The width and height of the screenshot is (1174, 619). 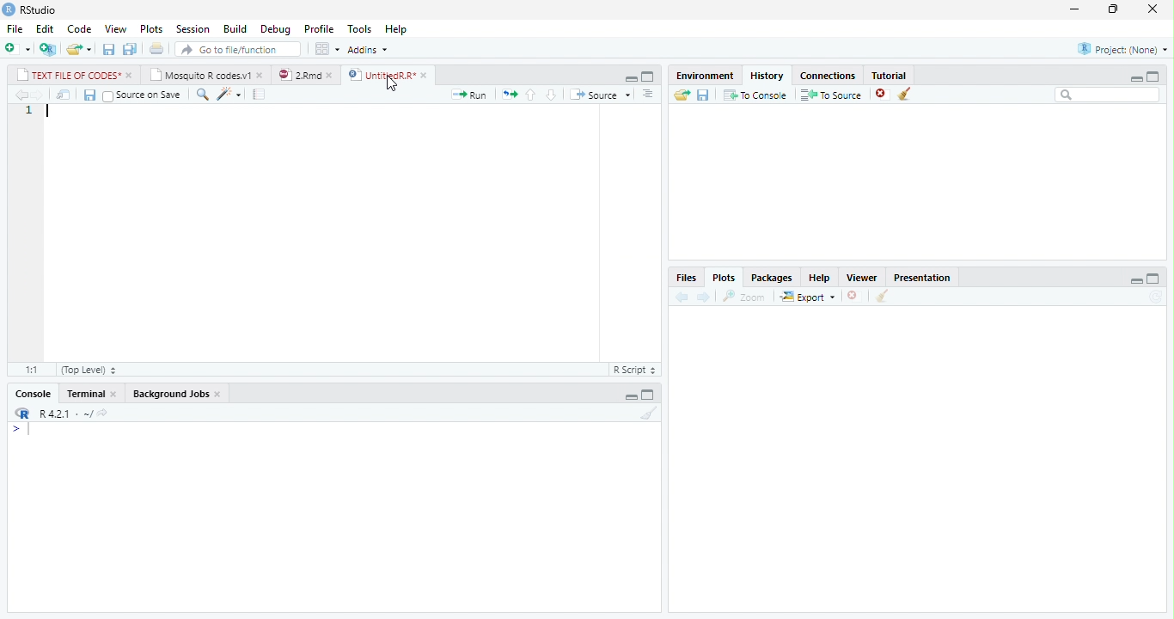 What do you see at coordinates (830, 95) in the screenshot?
I see `To Source` at bounding box center [830, 95].